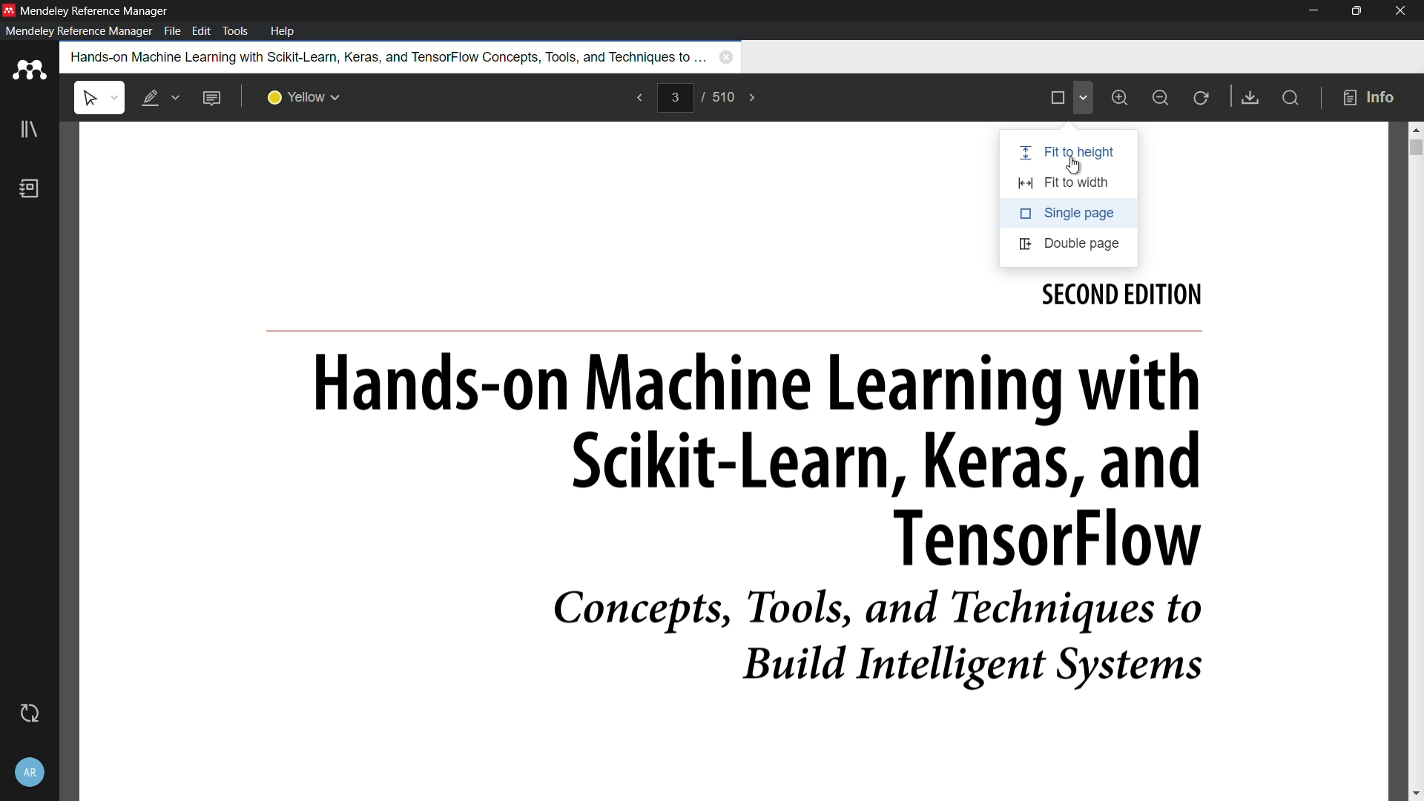 This screenshot has width=1424, height=801. I want to click on library, so click(28, 130).